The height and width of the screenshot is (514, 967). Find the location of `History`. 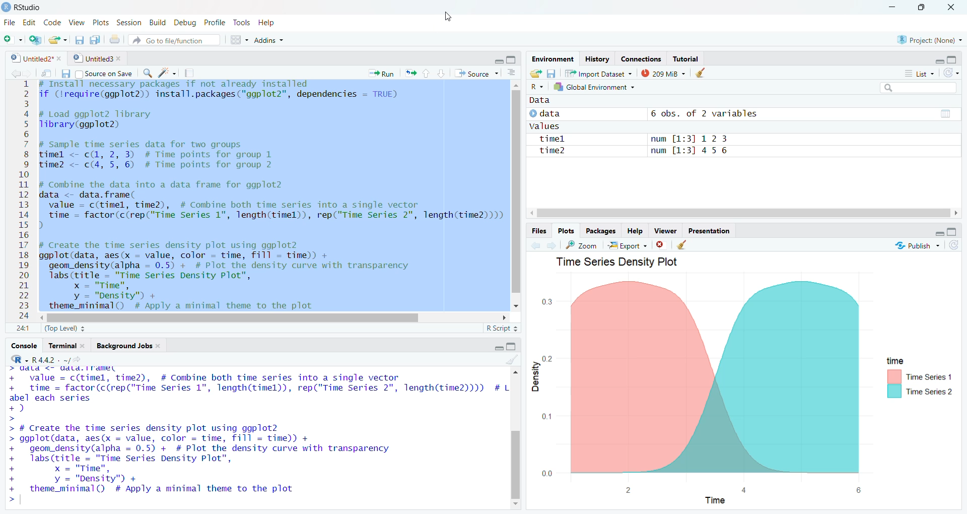

History is located at coordinates (598, 59).